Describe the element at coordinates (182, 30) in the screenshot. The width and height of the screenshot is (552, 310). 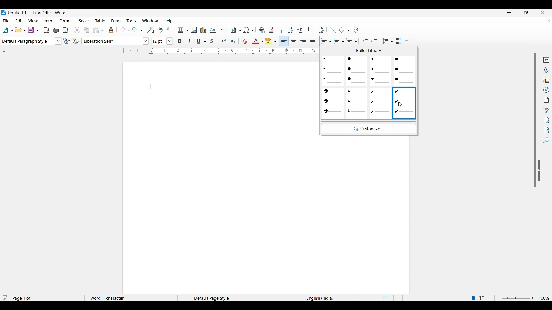
I see `insert table` at that location.